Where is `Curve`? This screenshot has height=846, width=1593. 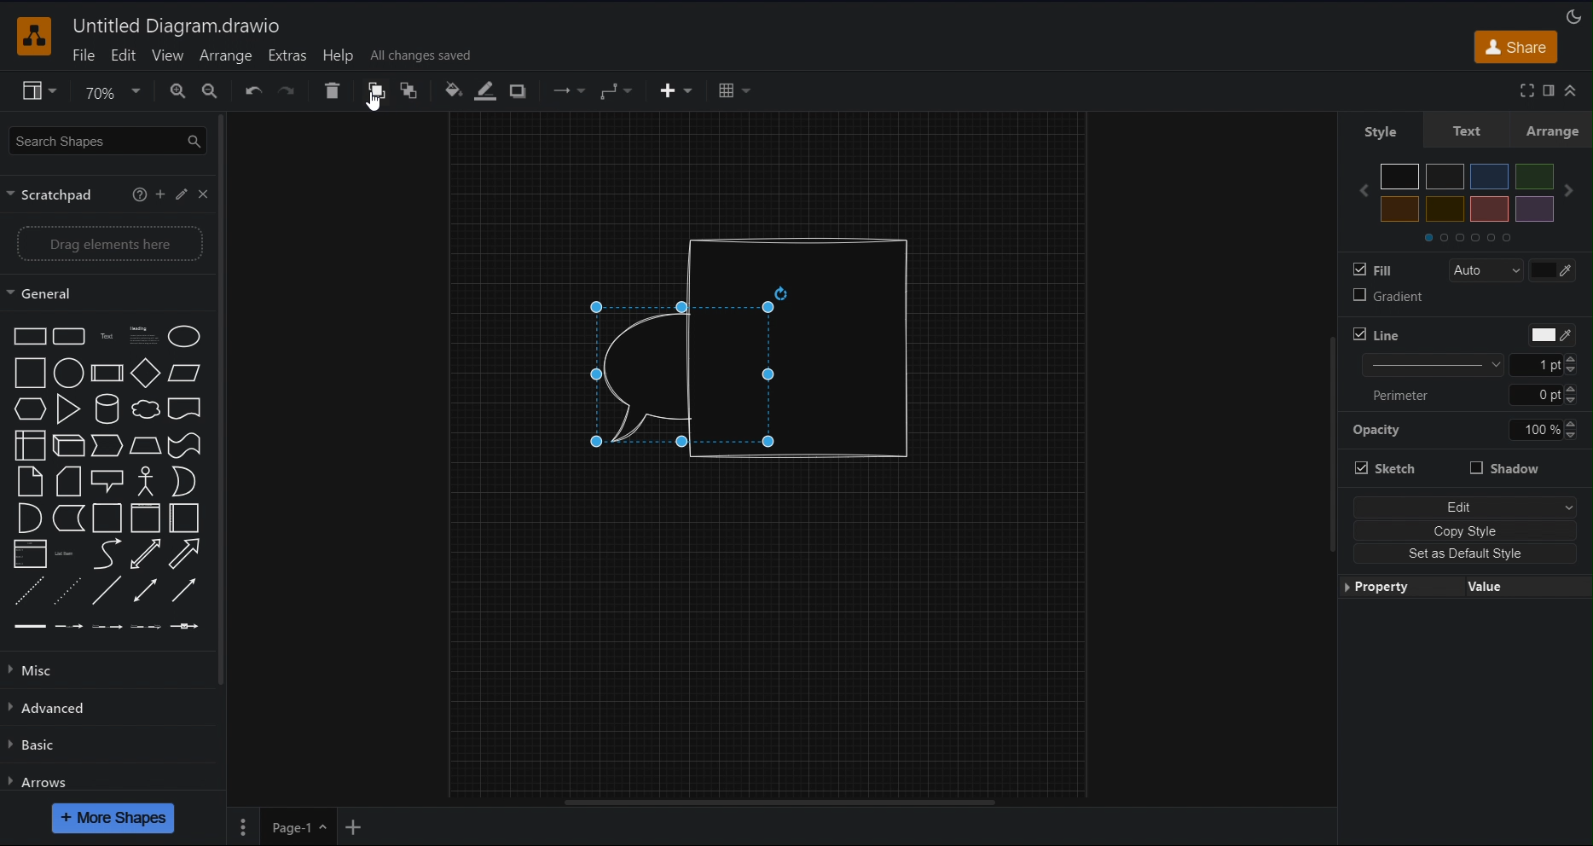 Curve is located at coordinates (108, 553).